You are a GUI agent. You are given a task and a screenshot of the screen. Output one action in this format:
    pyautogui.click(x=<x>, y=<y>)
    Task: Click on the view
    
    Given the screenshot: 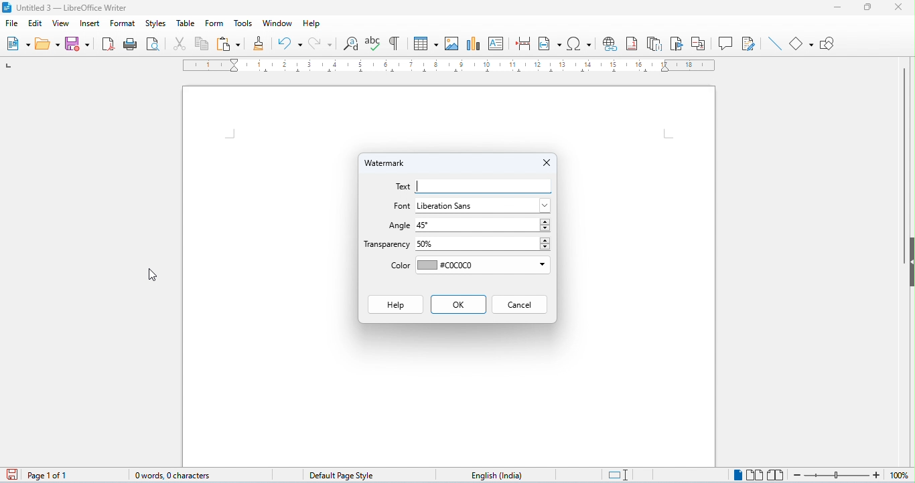 What is the action you would take?
    pyautogui.click(x=61, y=24)
    